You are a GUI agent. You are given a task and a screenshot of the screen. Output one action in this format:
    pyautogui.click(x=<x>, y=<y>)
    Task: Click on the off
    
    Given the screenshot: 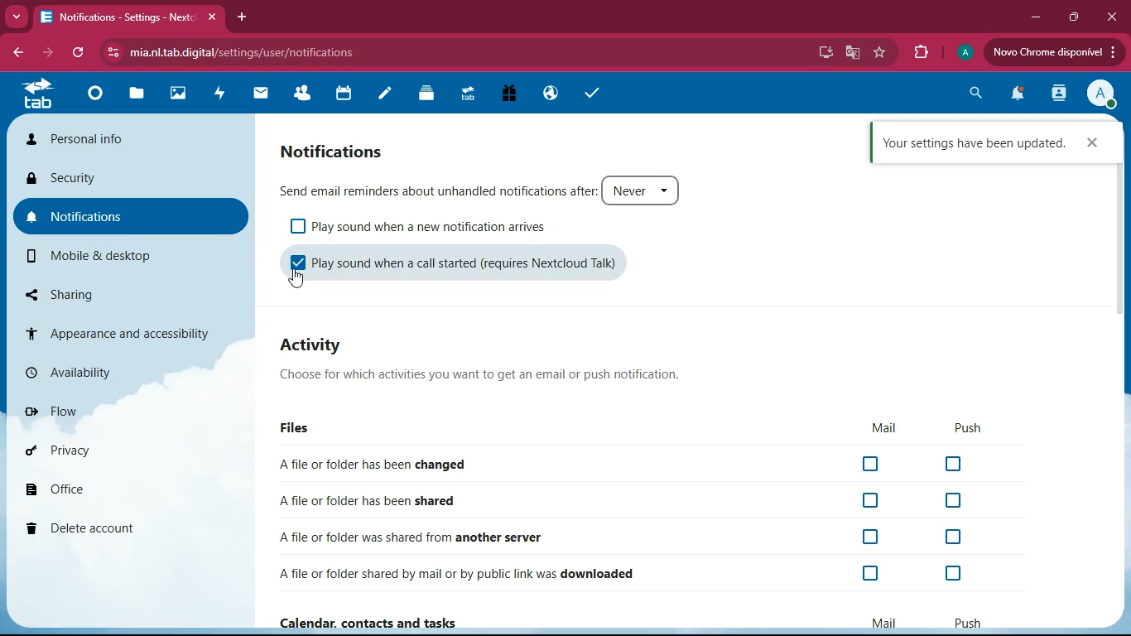 What is the action you would take?
    pyautogui.click(x=873, y=573)
    